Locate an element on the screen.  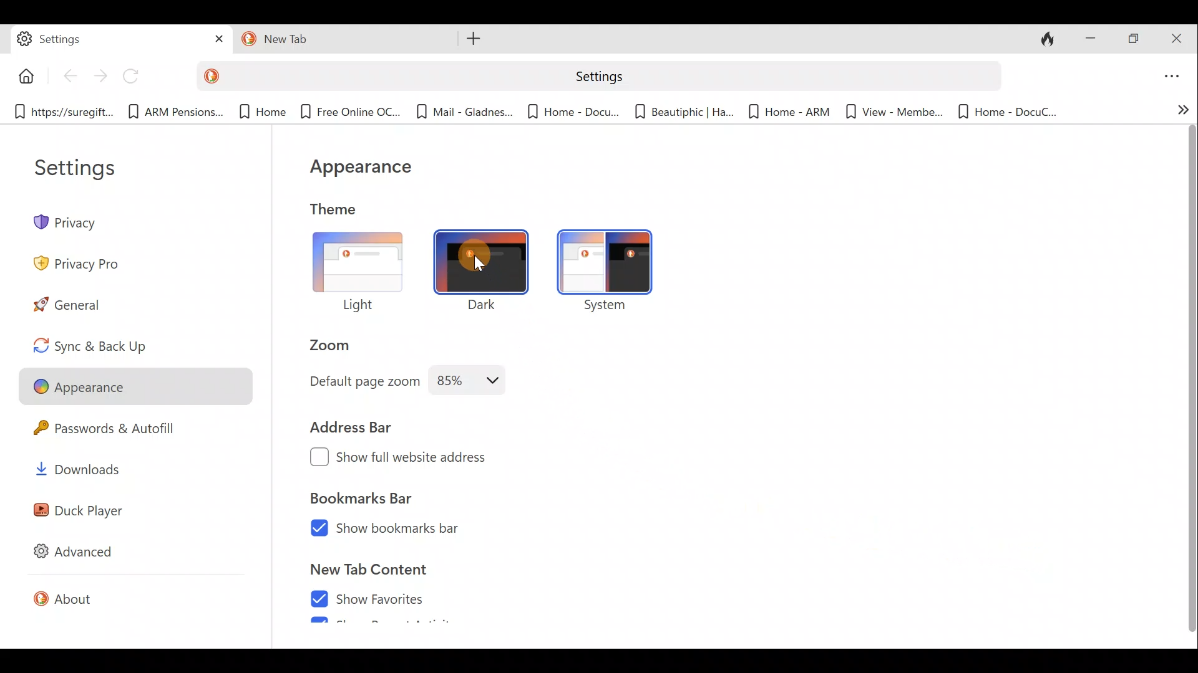
Bookmark 2 is located at coordinates (175, 113).